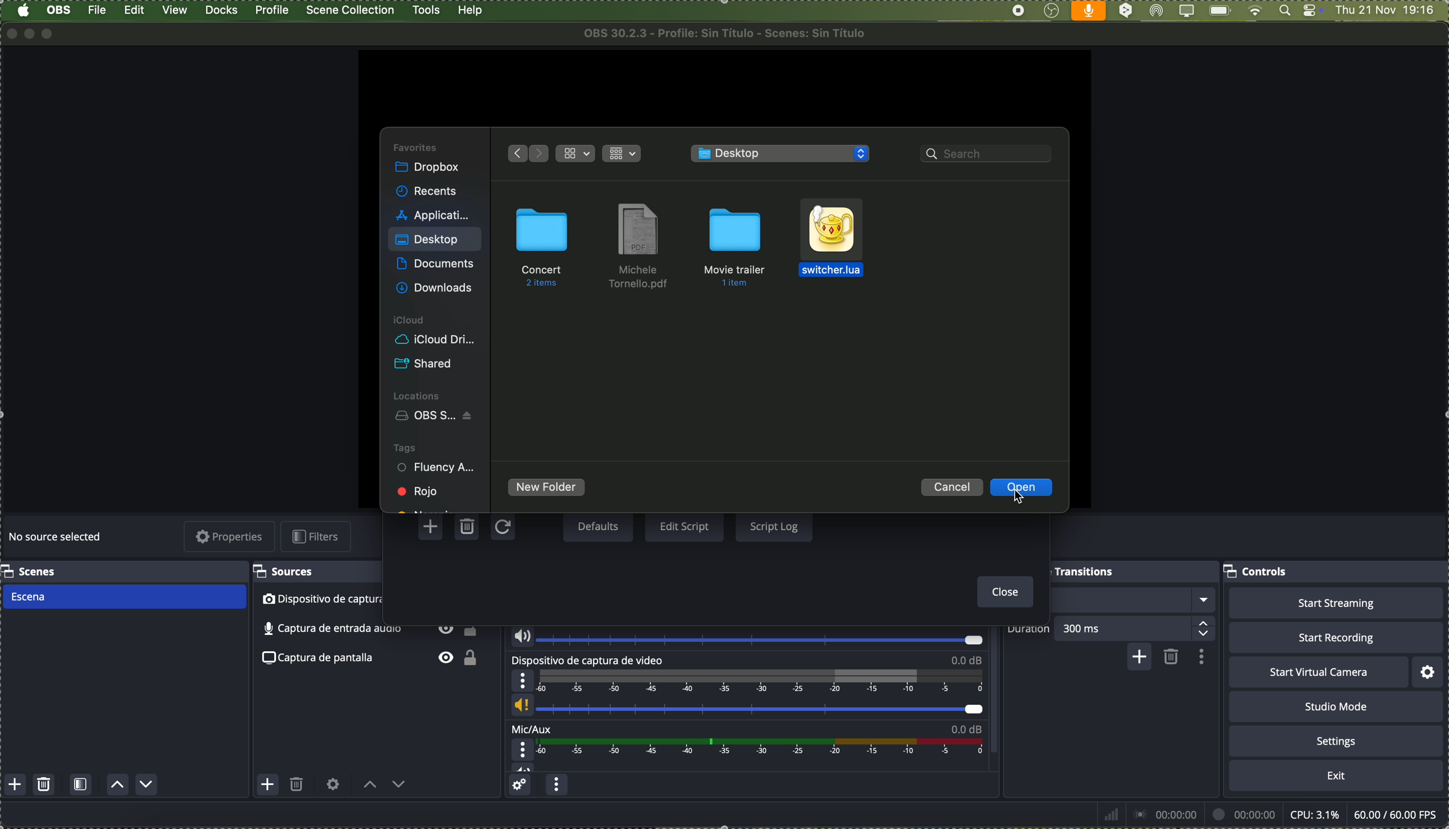 The height and width of the screenshot is (829, 1449). Describe the element at coordinates (51, 34) in the screenshot. I see `maximize program` at that location.